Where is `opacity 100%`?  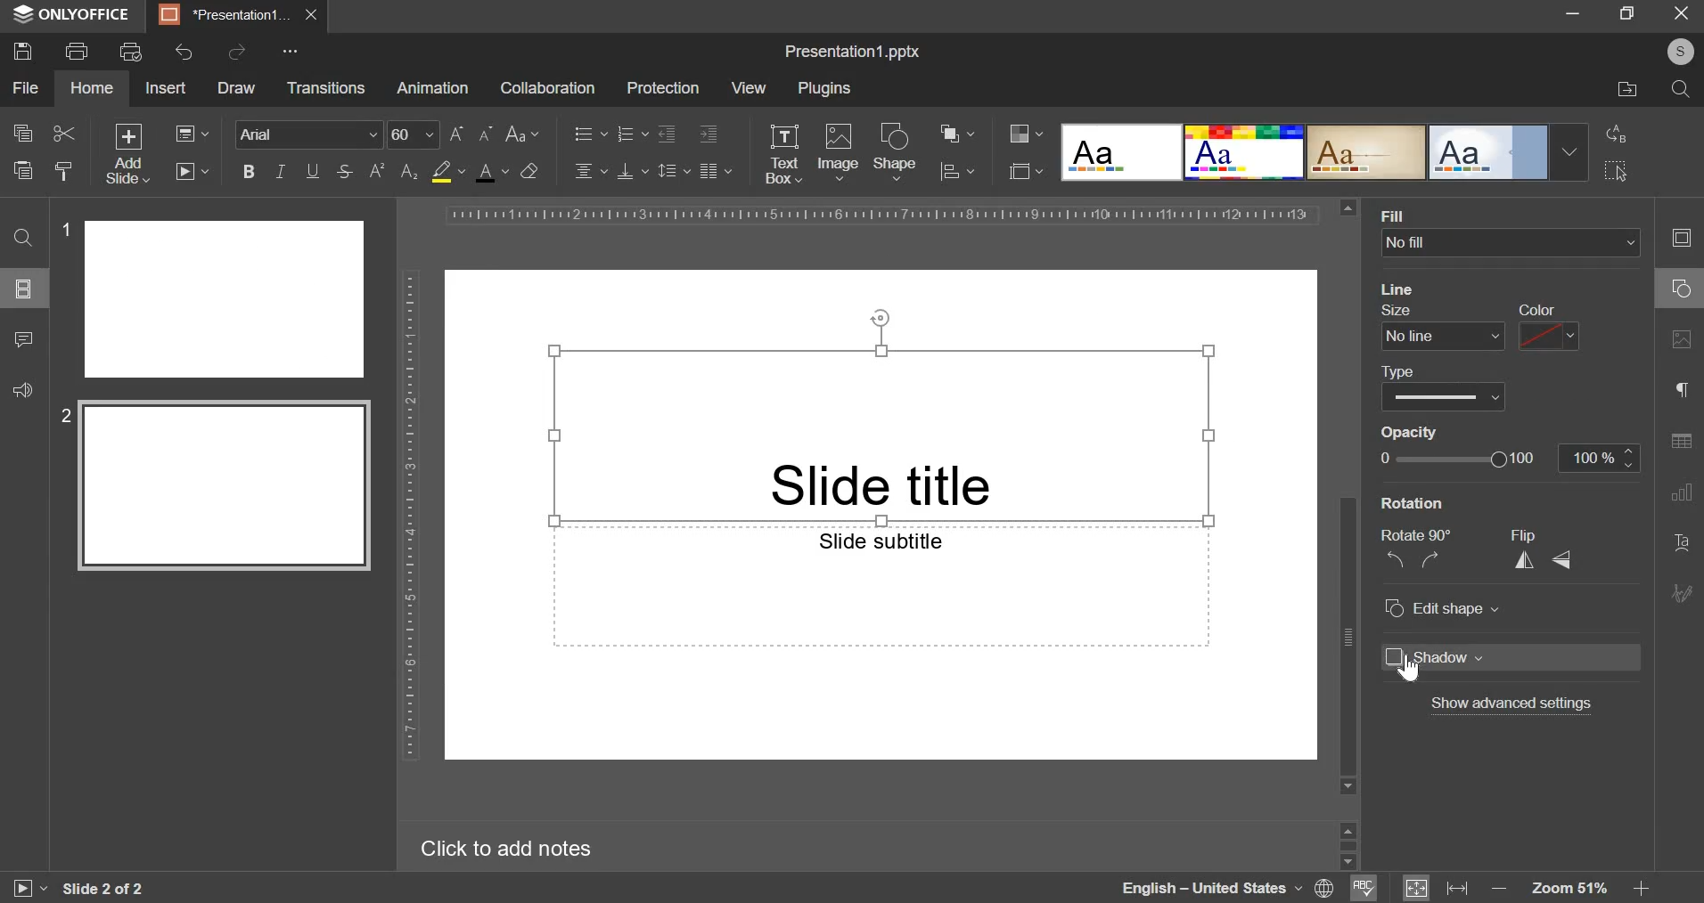 opacity 100% is located at coordinates (1602, 457).